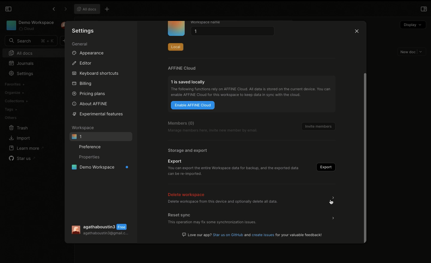 Image resolution: width=431 pixels, height=263 pixels. Describe the element at coordinates (80, 44) in the screenshot. I see `General` at that location.